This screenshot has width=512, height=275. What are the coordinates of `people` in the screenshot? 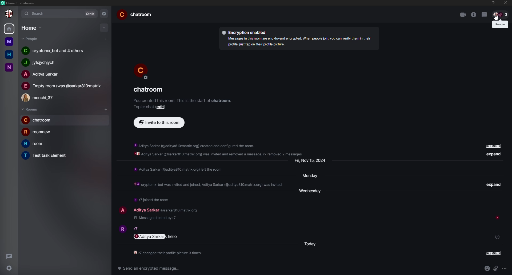 It's located at (40, 74).